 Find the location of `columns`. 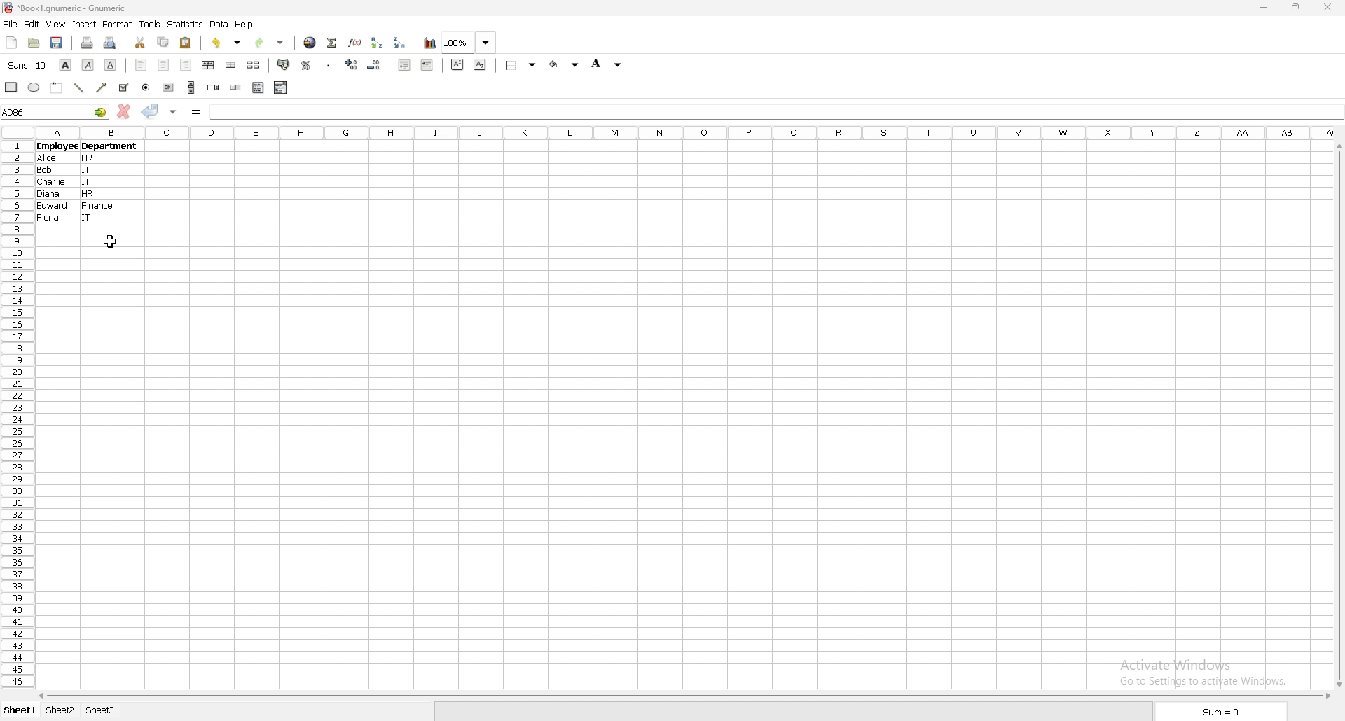

columns is located at coordinates (691, 133).